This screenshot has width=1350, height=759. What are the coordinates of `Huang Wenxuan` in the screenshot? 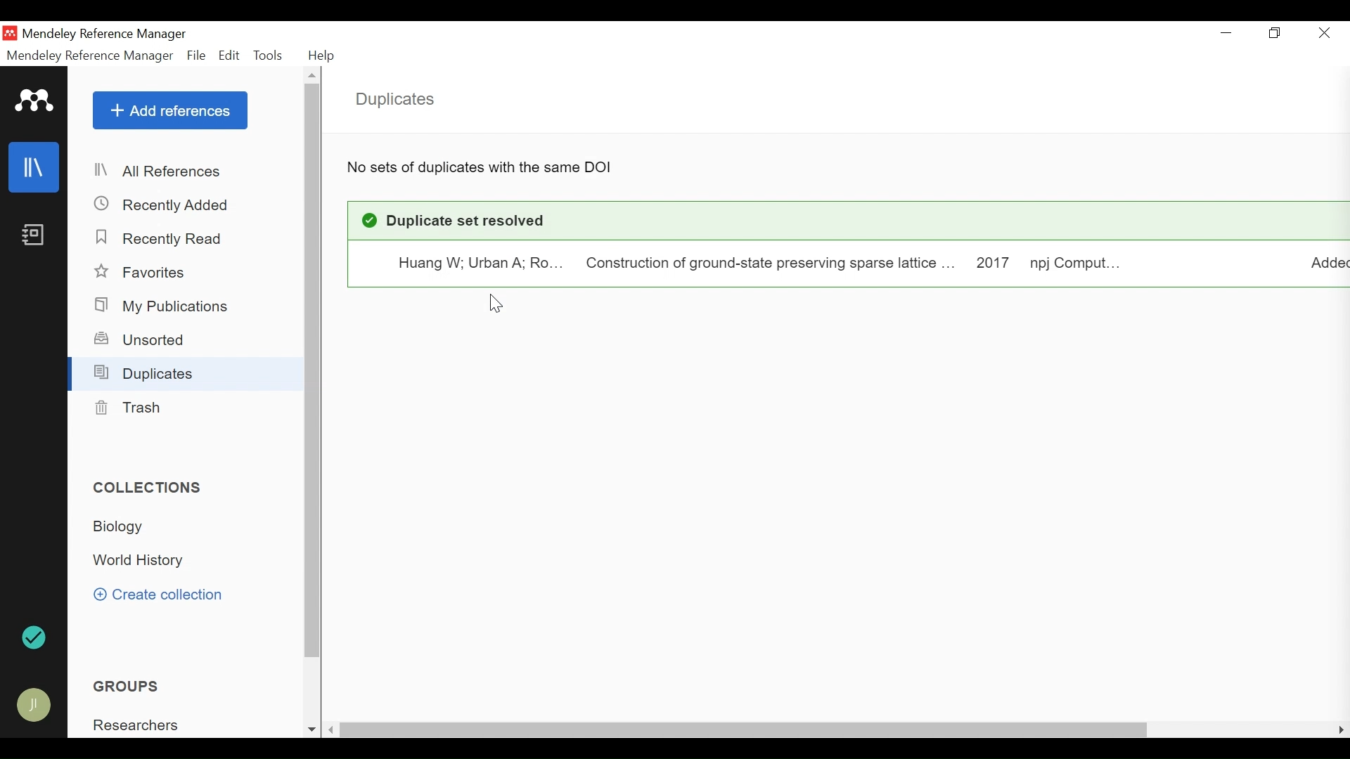 It's located at (479, 264).